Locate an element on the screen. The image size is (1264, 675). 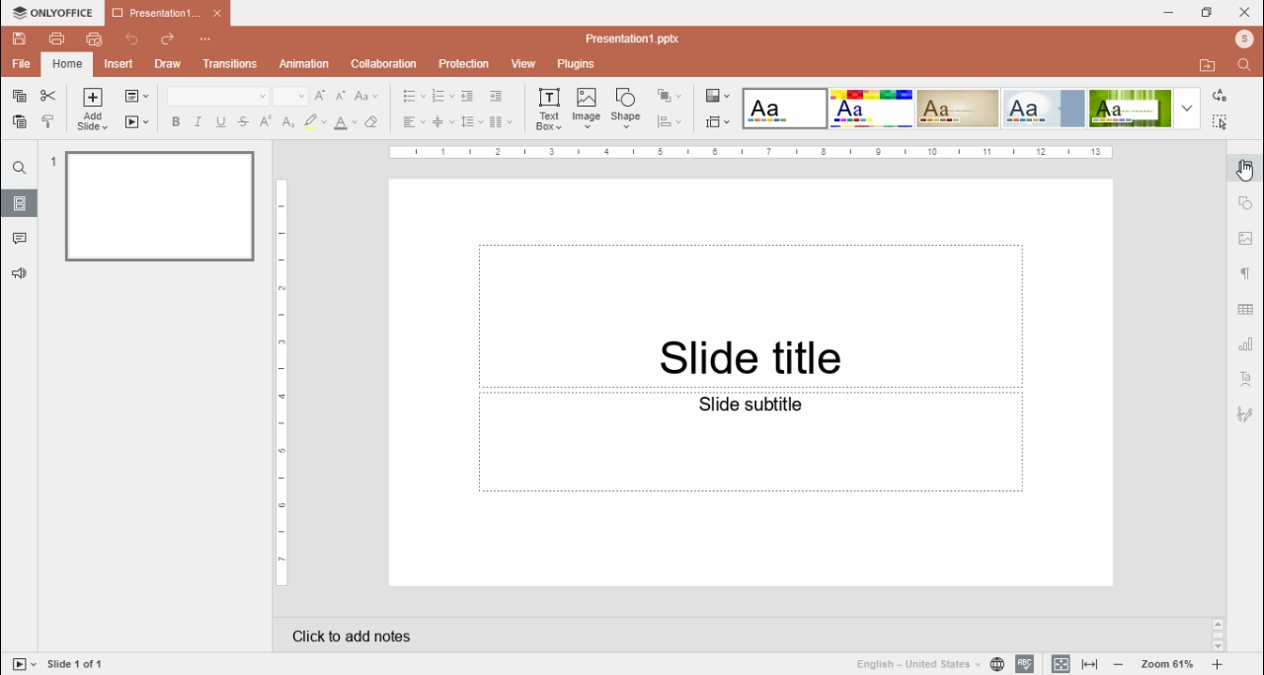
subscript is located at coordinates (287, 122).